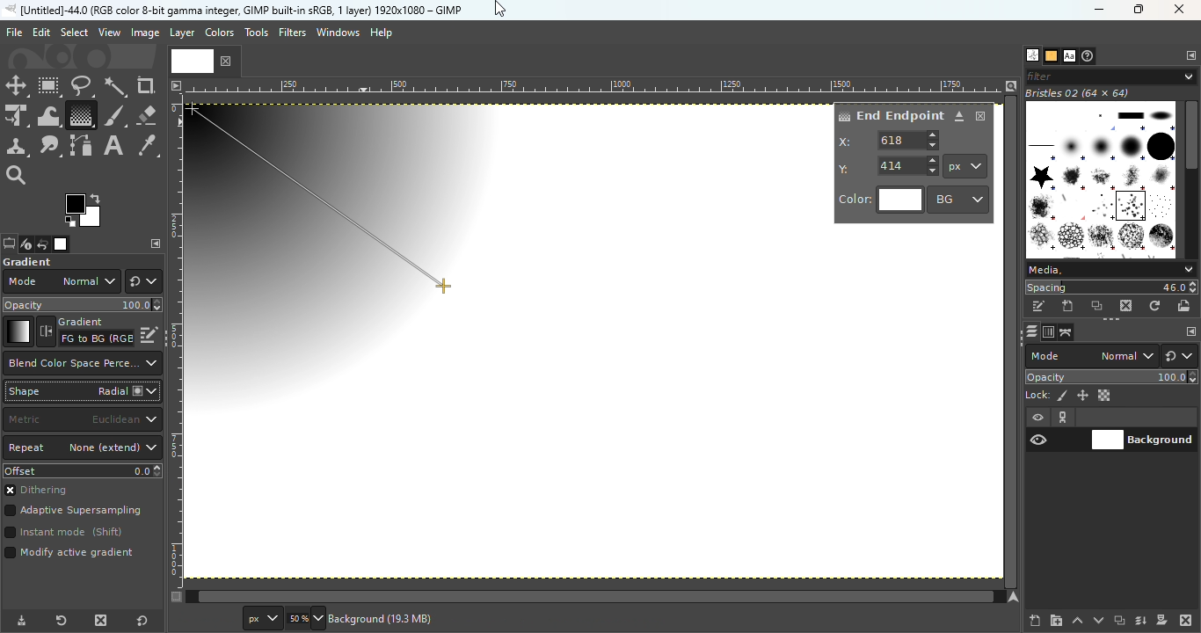  I want to click on Shape, so click(82, 391).